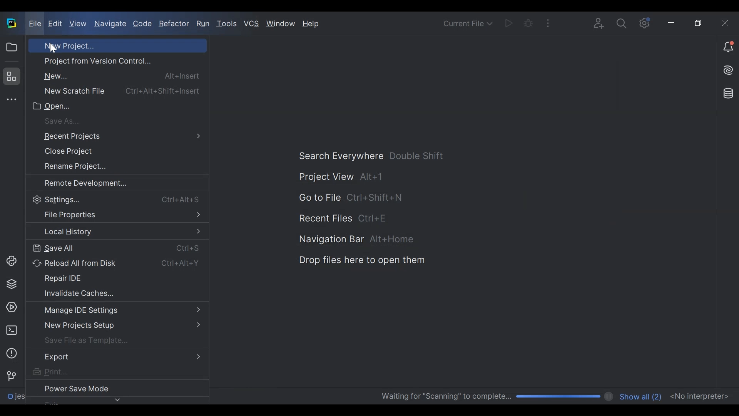  What do you see at coordinates (116, 138) in the screenshot?
I see `Recent Projects` at bounding box center [116, 138].